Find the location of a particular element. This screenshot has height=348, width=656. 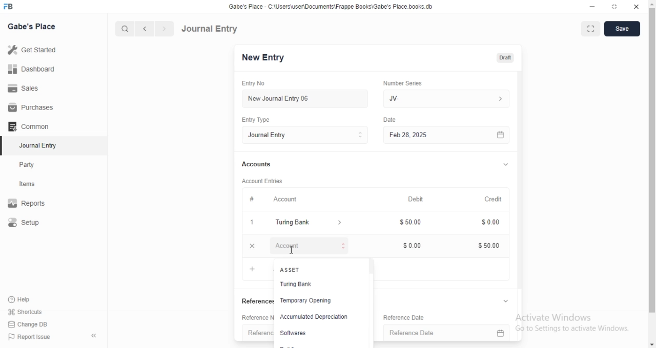

‘Number Series is located at coordinates (407, 82).